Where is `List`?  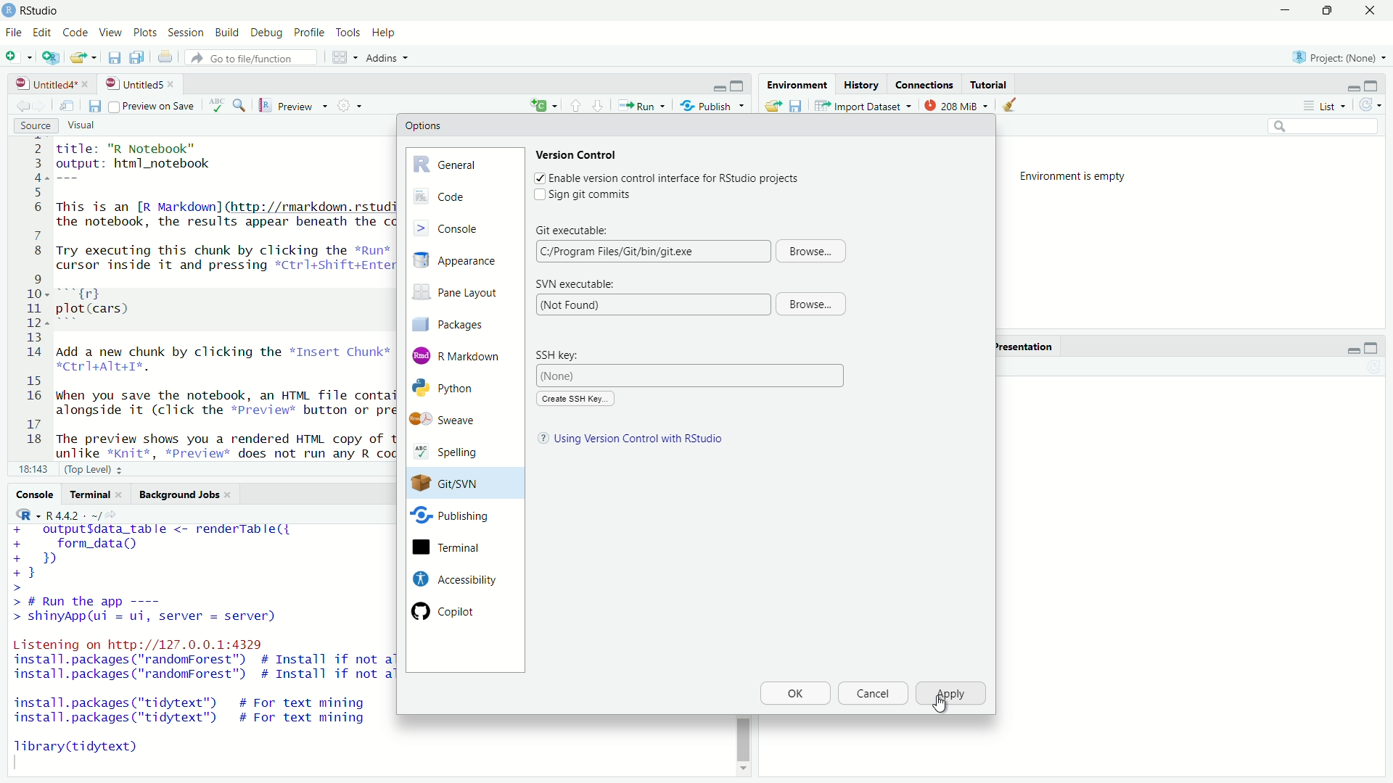 List is located at coordinates (1329, 106).